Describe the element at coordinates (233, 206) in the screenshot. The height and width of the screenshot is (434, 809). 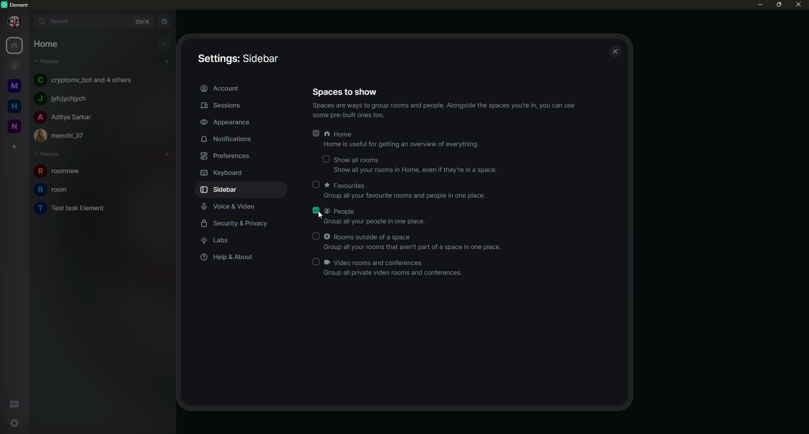
I see `voice & video` at that location.